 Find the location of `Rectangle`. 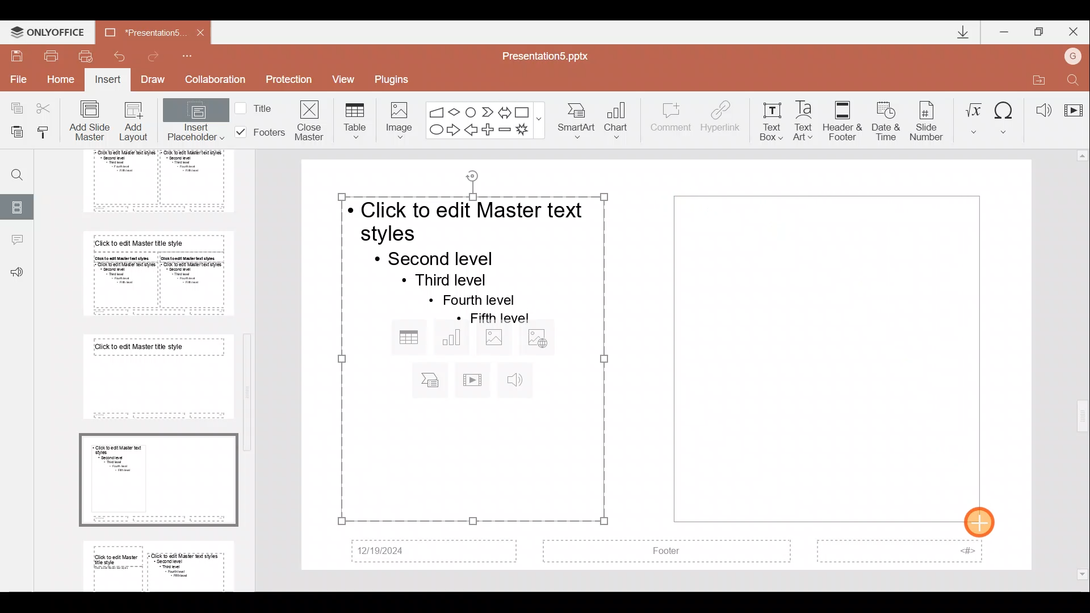

Rectangle is located at coordinates (523, 111).